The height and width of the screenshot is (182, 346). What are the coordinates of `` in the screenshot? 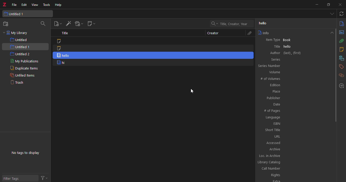 It's located at (294, 180).